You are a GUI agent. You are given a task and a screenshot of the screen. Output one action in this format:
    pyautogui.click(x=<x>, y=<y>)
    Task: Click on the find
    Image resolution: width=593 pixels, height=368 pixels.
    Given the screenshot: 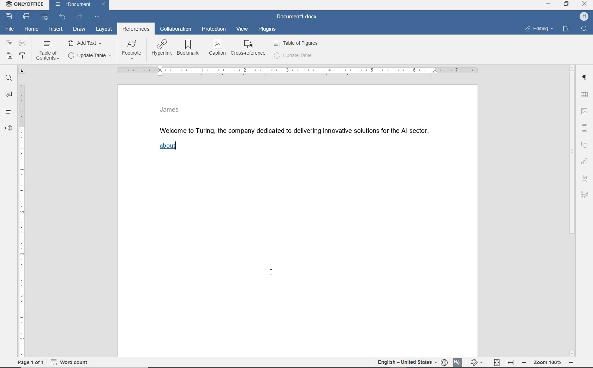 What is the action you would take?
    pyautogui.click(x=9, y=78)
    